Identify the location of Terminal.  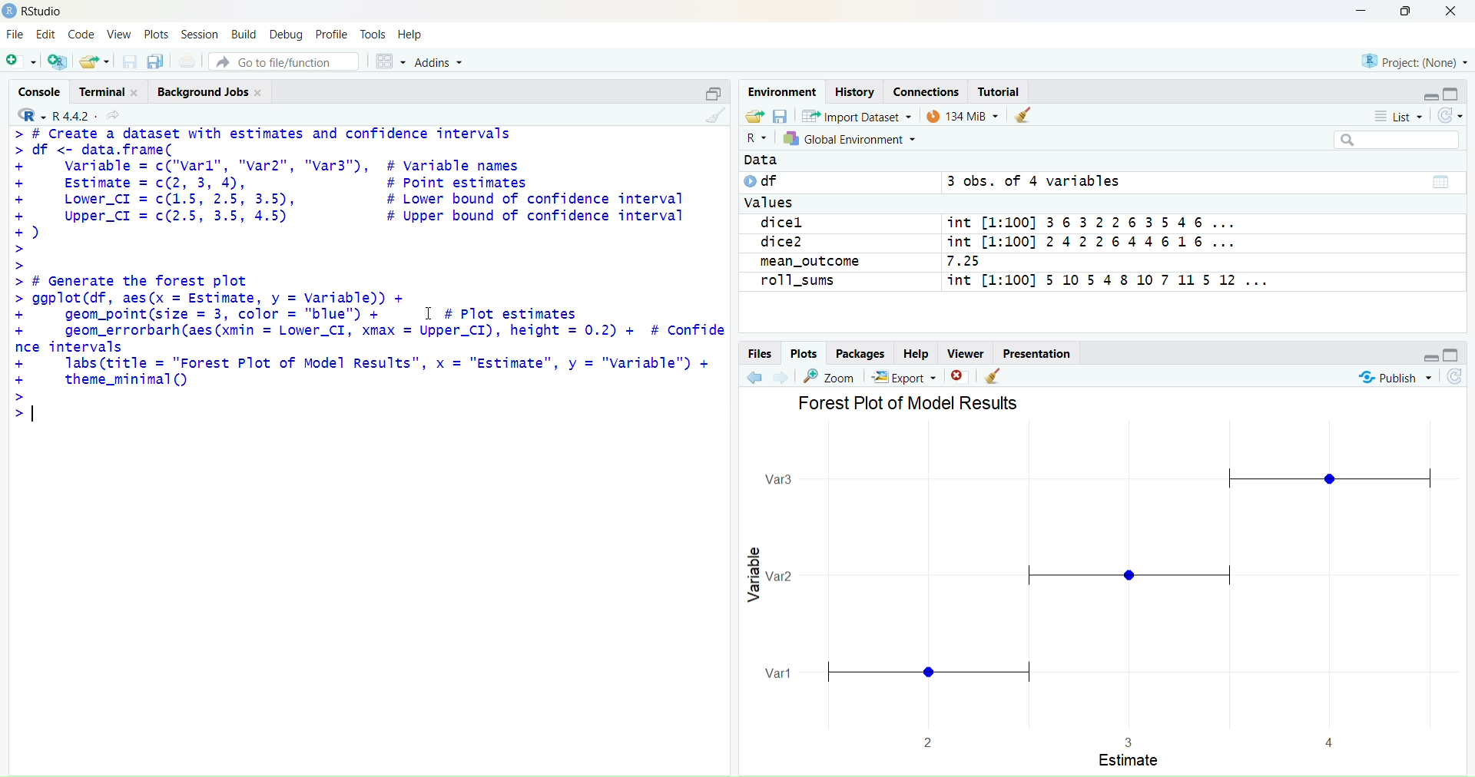
(112, 91).